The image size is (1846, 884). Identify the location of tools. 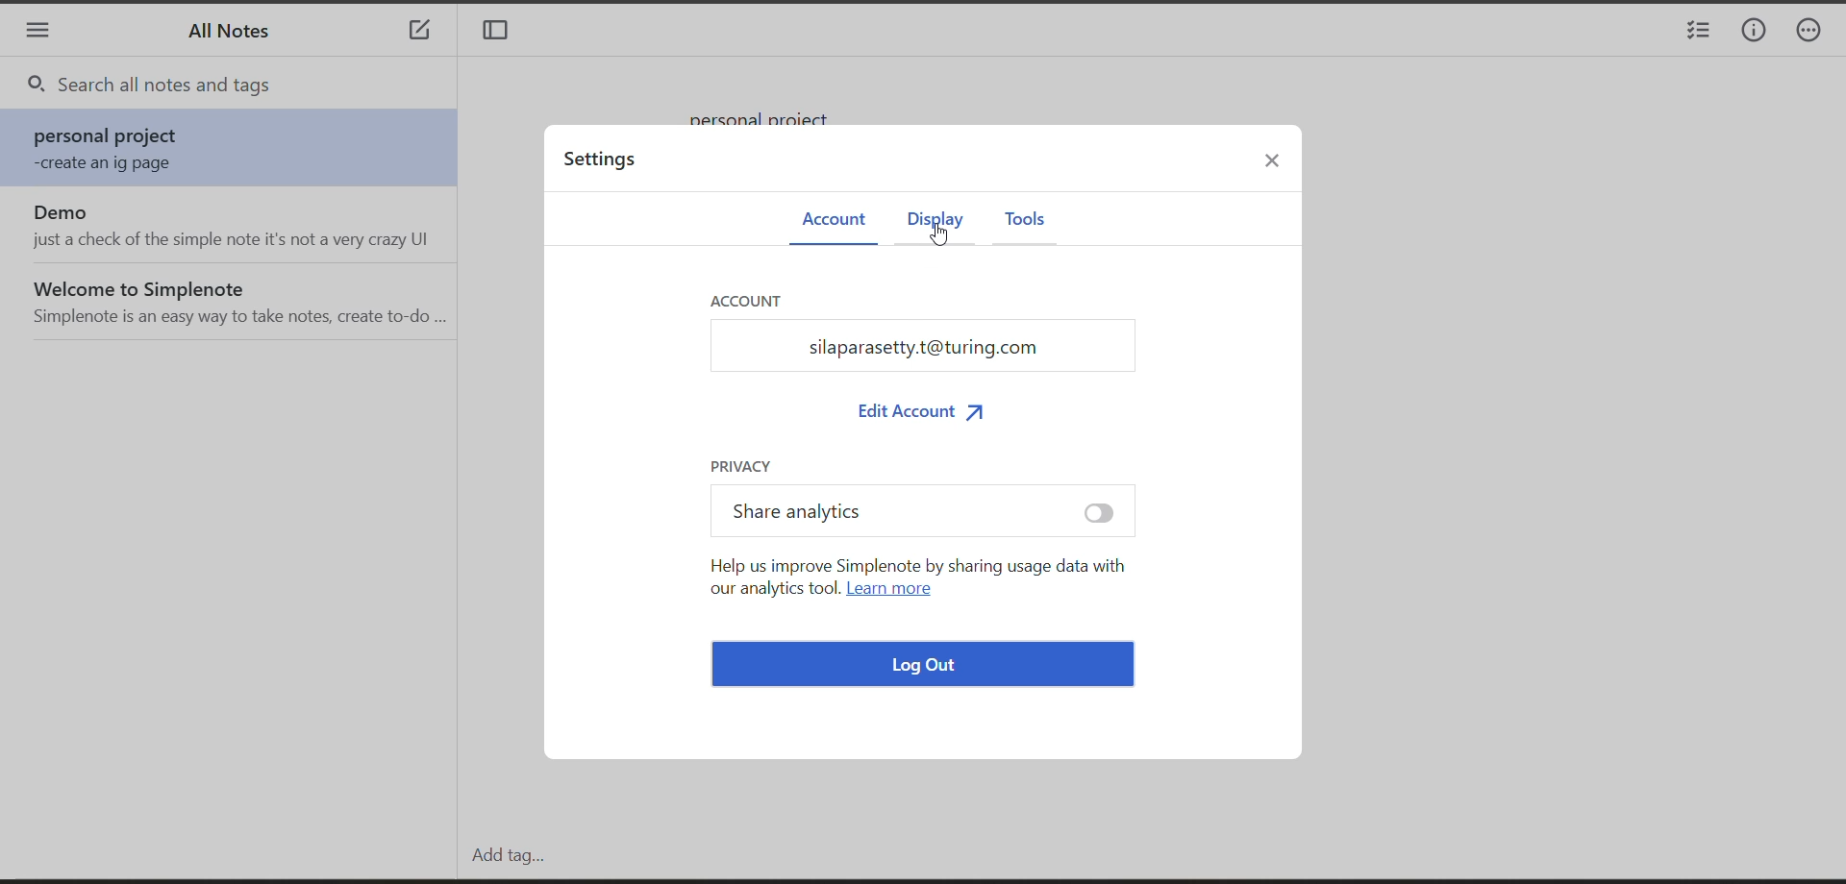
(1024, 221).